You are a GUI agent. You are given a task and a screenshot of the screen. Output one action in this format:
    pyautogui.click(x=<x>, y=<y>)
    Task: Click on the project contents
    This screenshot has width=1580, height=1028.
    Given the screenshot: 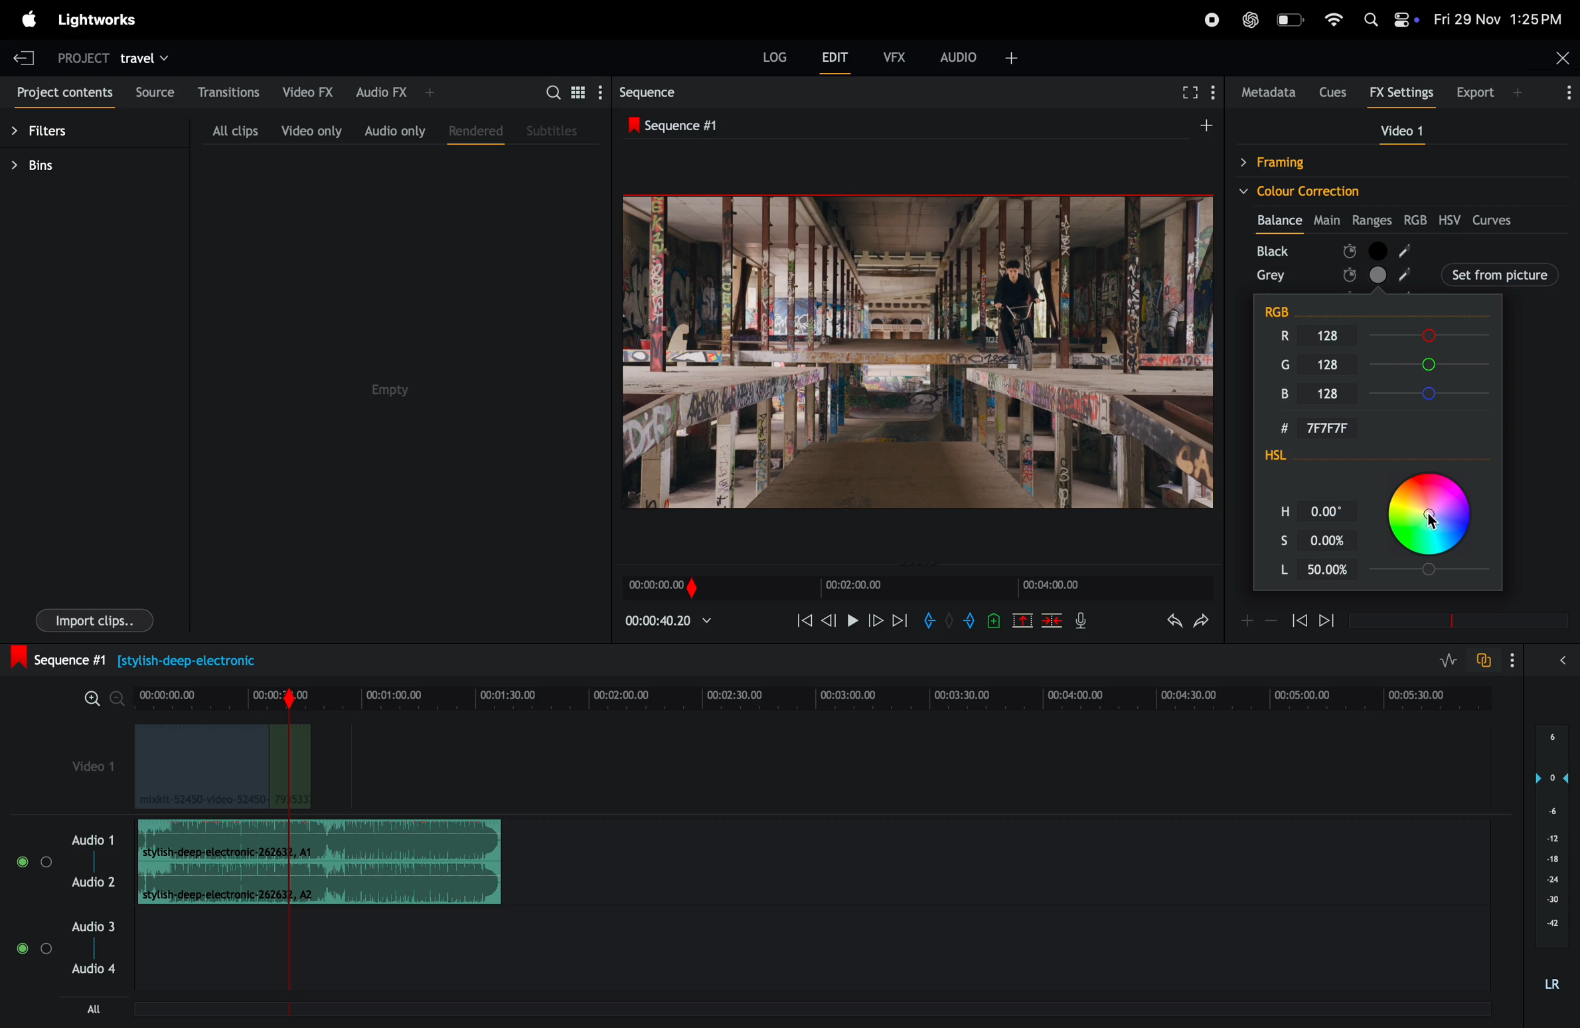 What is the action you would take?
    pyautogui.click(x=64, y=94)
    